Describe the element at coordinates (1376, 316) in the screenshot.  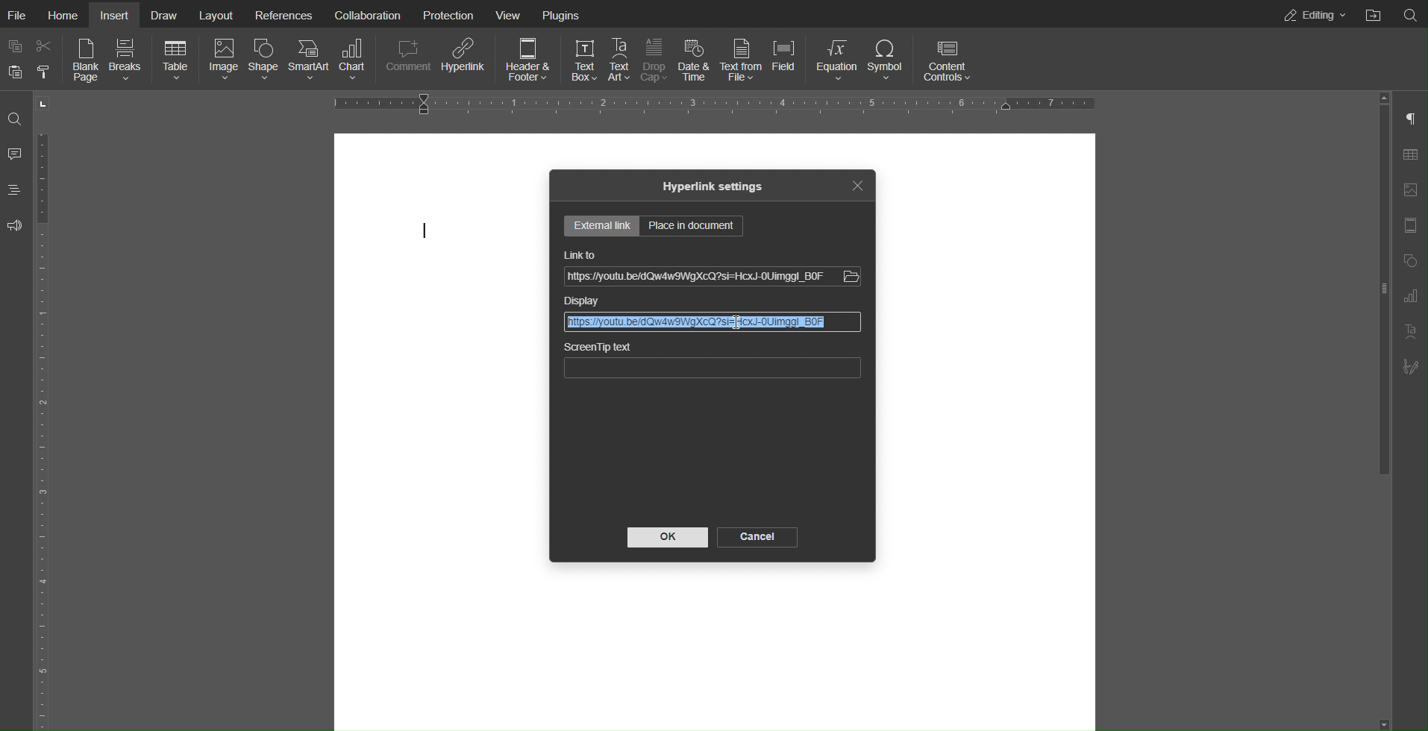
I see `slider` at that location.